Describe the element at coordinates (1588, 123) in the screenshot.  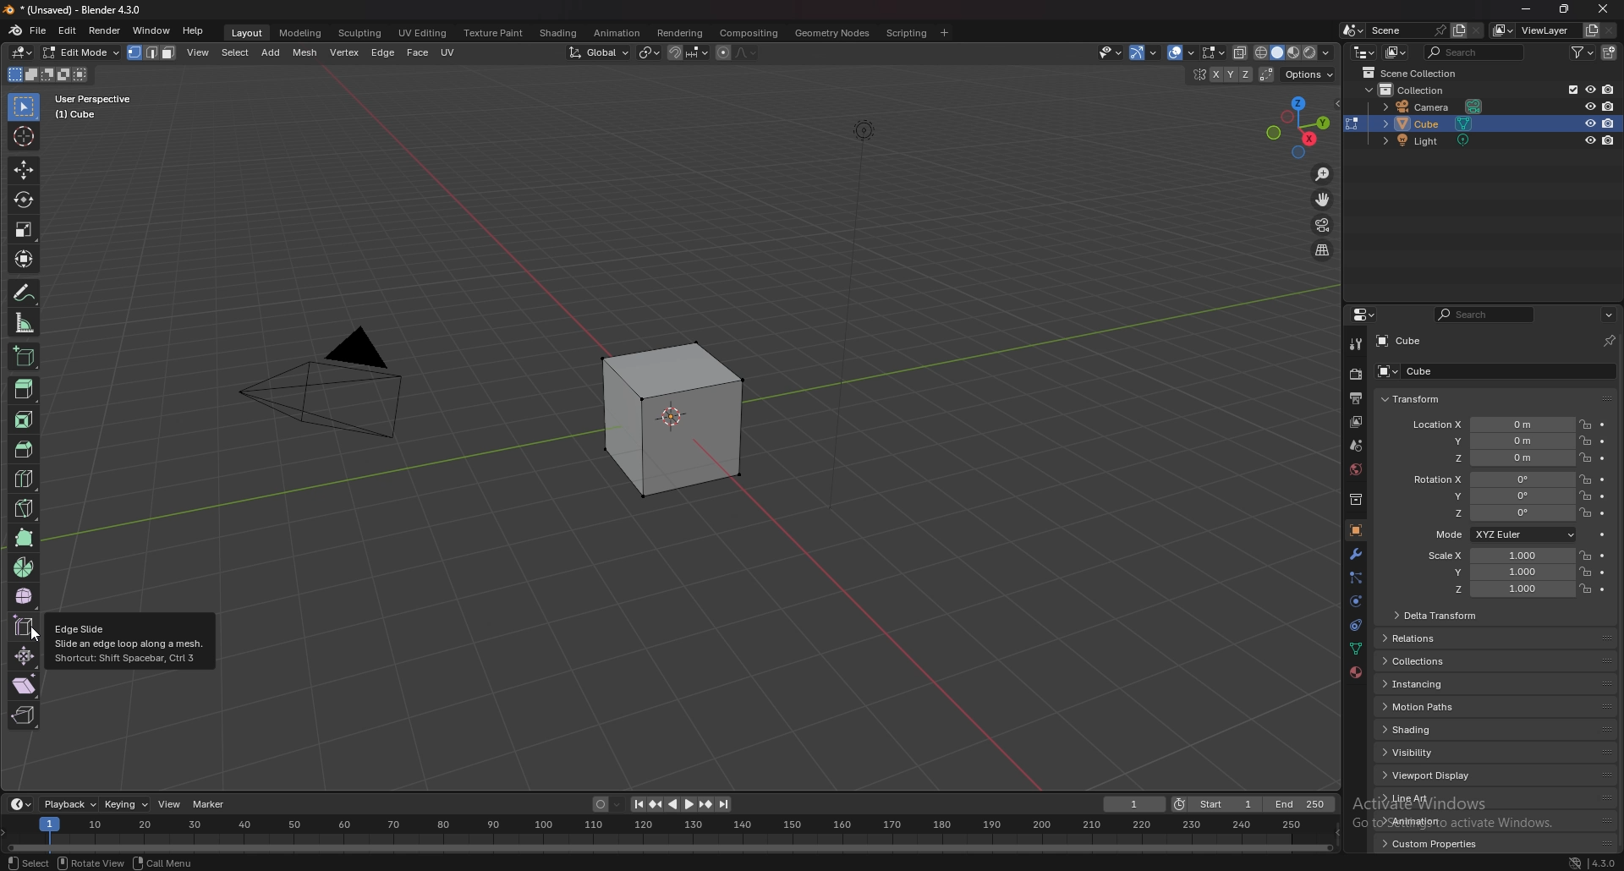
I see `hide in viewport` at that location.